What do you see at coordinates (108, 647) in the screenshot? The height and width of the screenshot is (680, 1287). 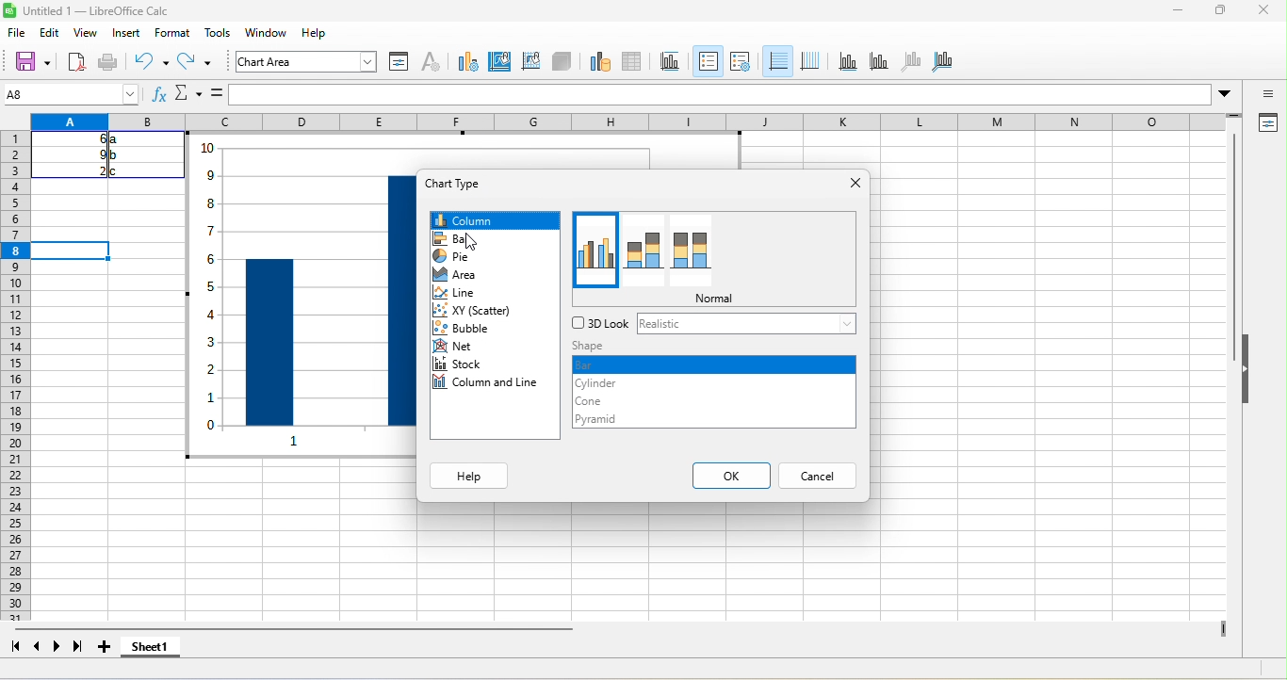 I see `add new sheet` at bounding box center [108, 647].